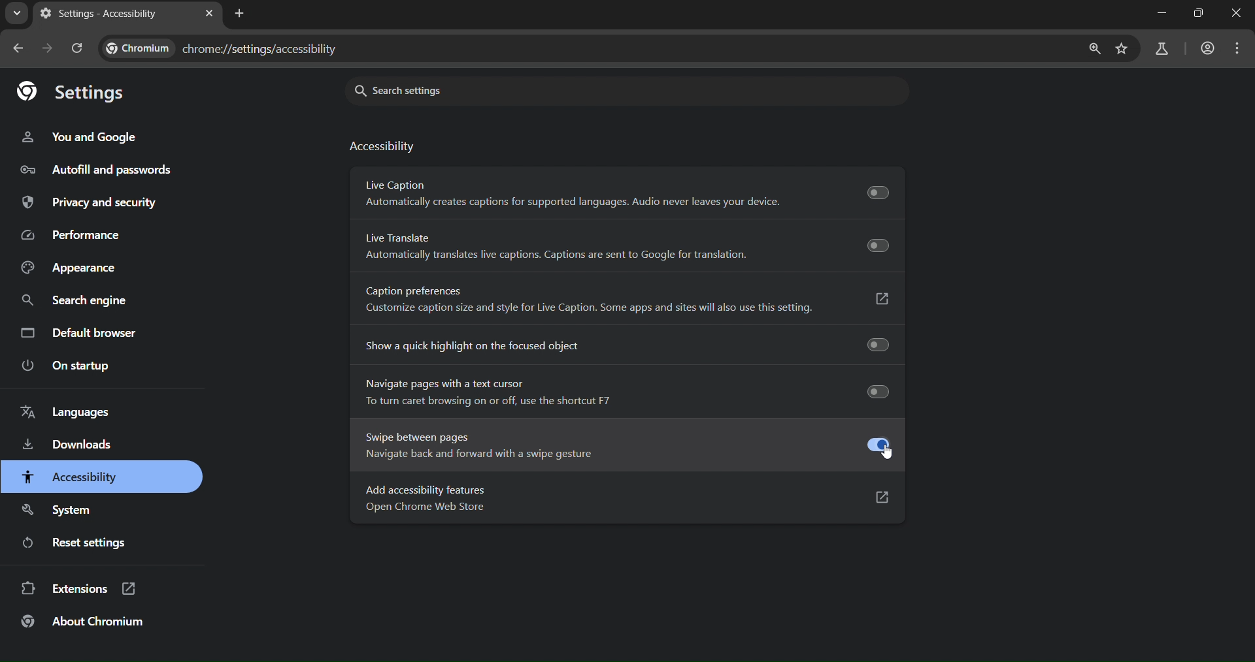 Image resolution: width=1255 pixels, height=662 pixels. I want to click on adjust window, so click(1193, 17).